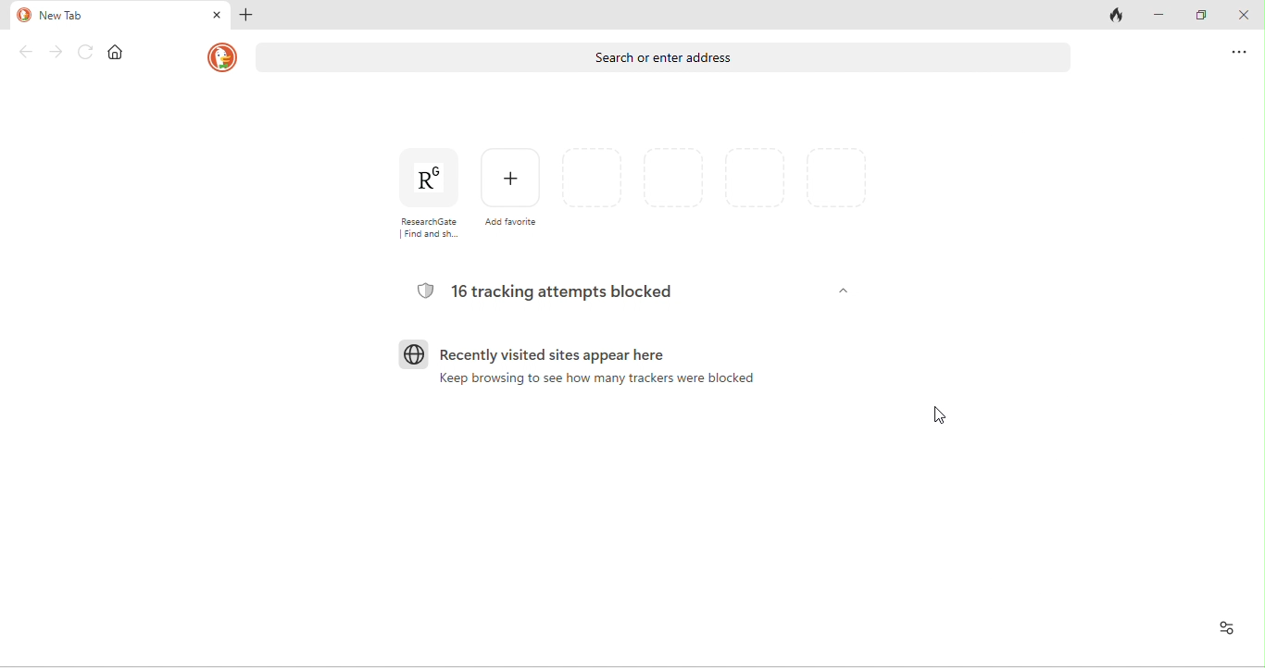  What do you see at coordinates (1234, 51) in the screenshot?
I see `options` at bounding box center [1234, 51].